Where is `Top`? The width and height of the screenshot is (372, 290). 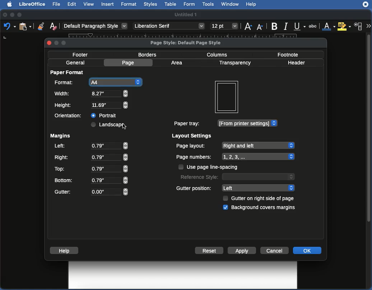 Top is located at coordinates (60, 169).